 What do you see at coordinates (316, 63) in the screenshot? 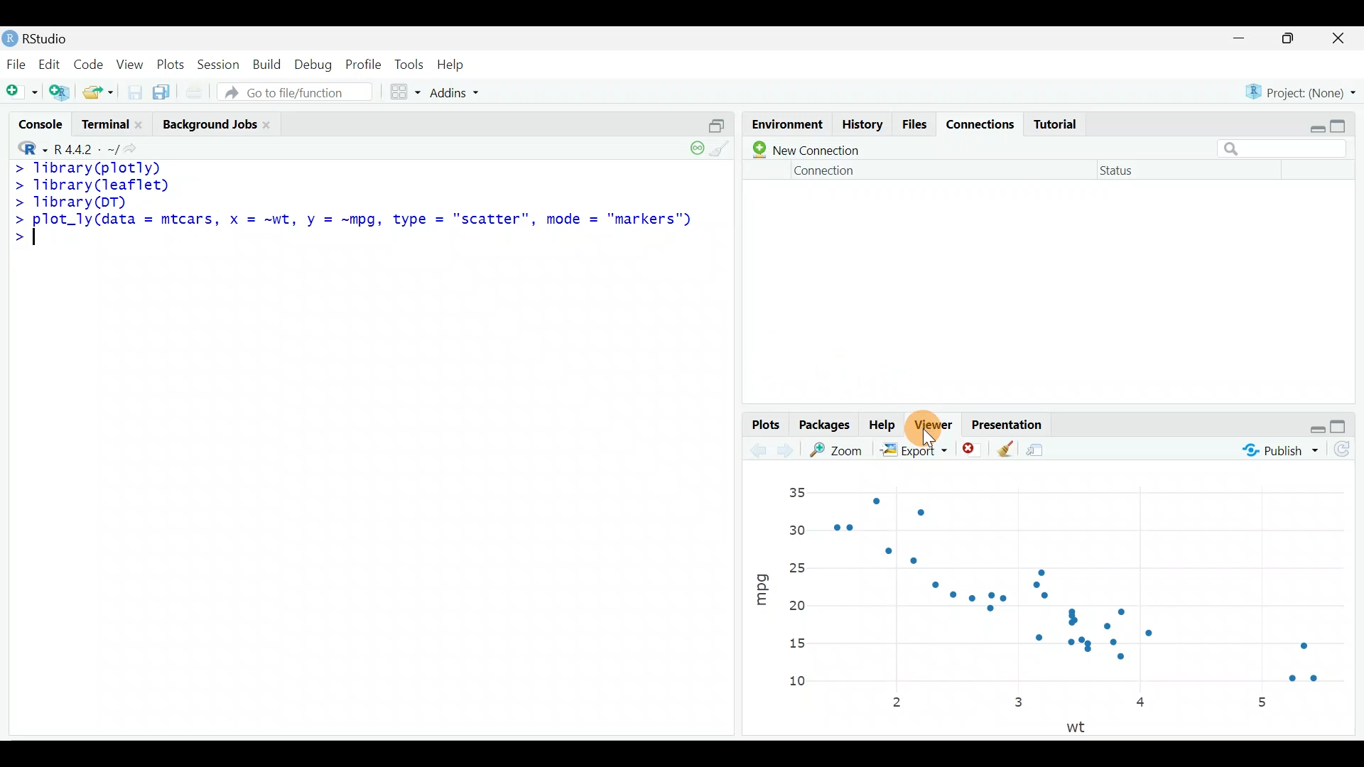
I see `Debug` at bounding box center [316, 63].